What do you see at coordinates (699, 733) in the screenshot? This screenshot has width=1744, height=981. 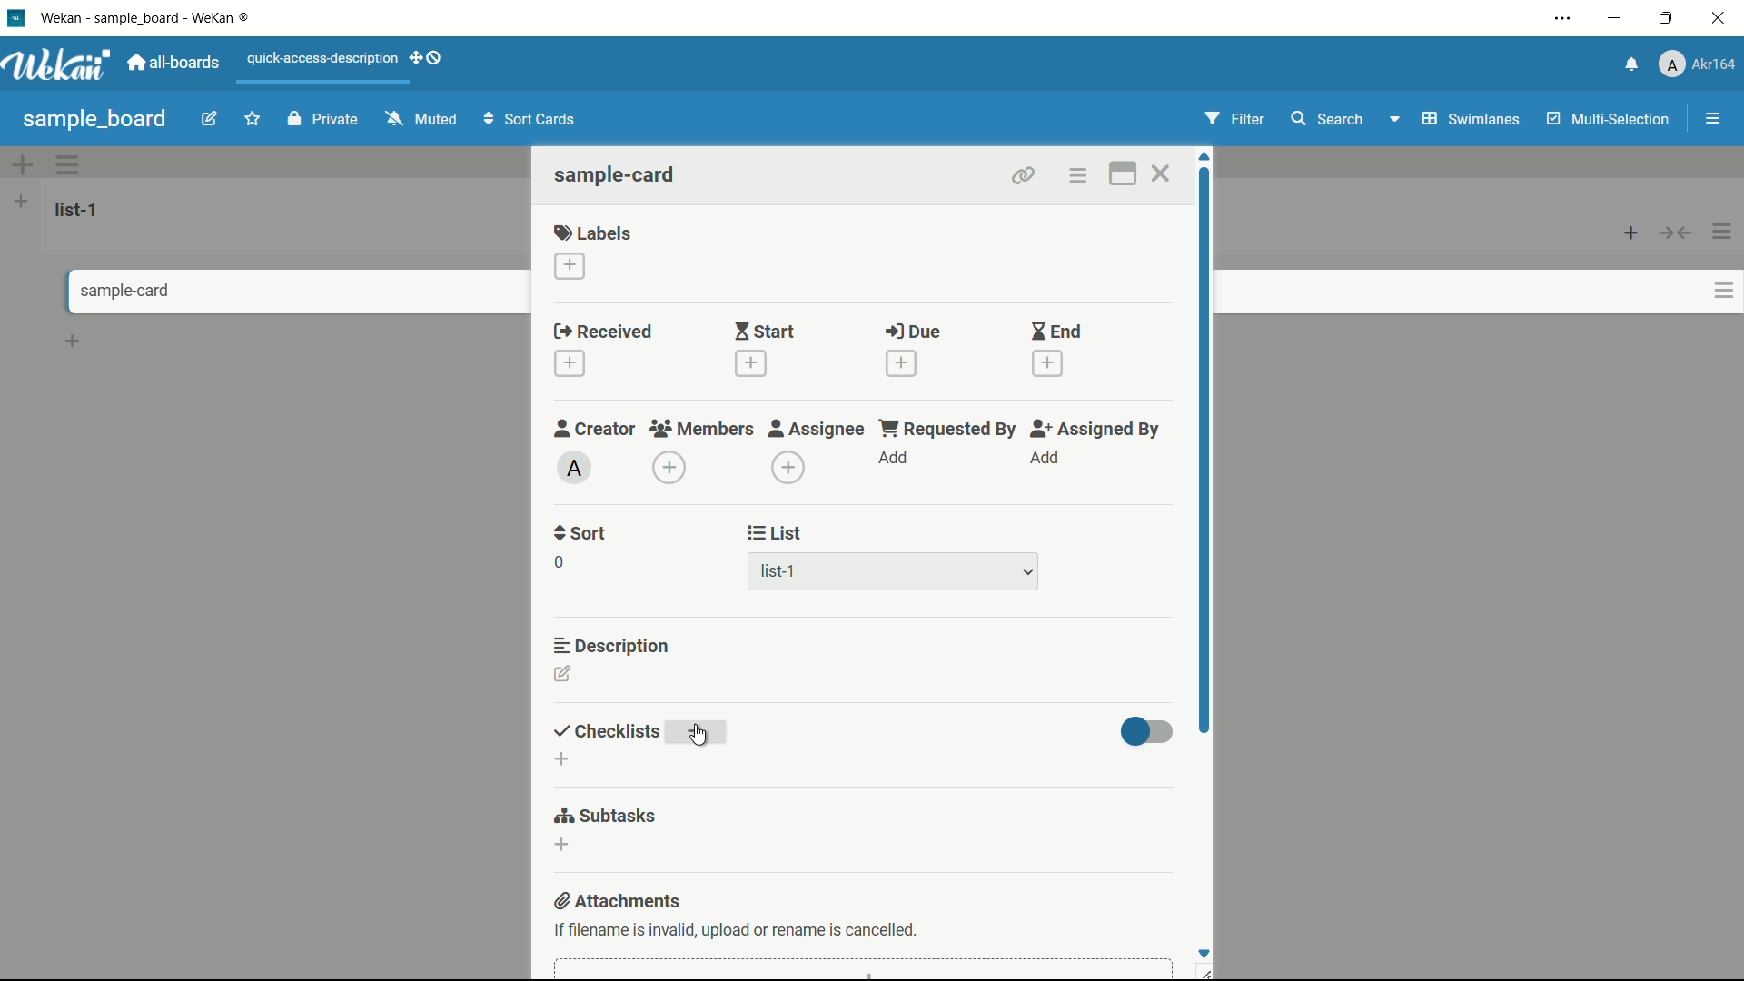 I see `add` at bounding box center [699, 733].